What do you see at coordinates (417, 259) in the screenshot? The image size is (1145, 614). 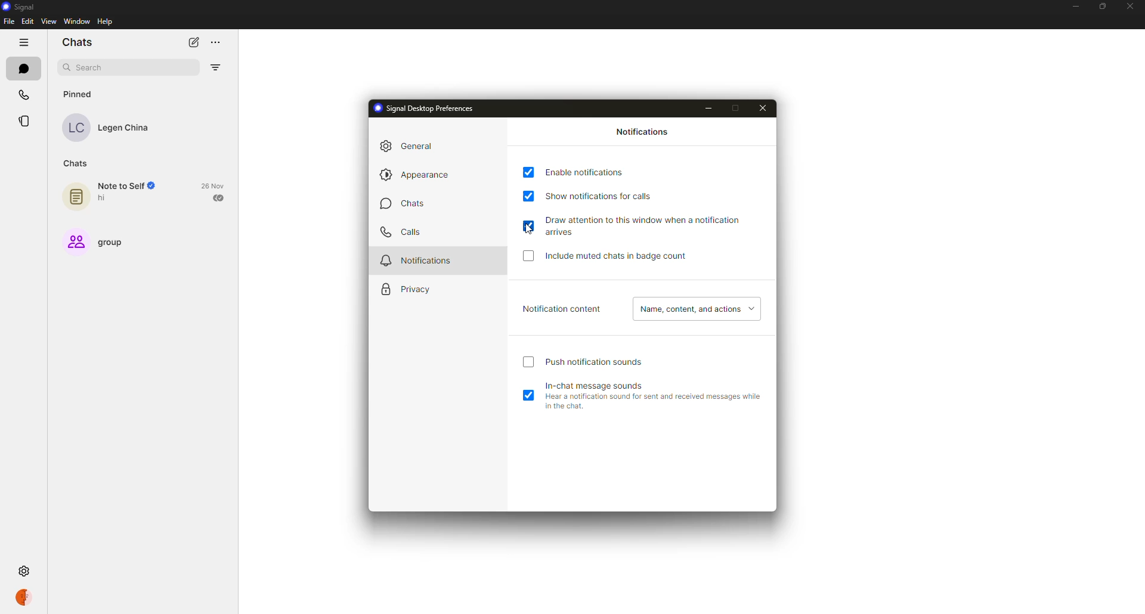 I see `notifications` at bounding box center [417, 259].